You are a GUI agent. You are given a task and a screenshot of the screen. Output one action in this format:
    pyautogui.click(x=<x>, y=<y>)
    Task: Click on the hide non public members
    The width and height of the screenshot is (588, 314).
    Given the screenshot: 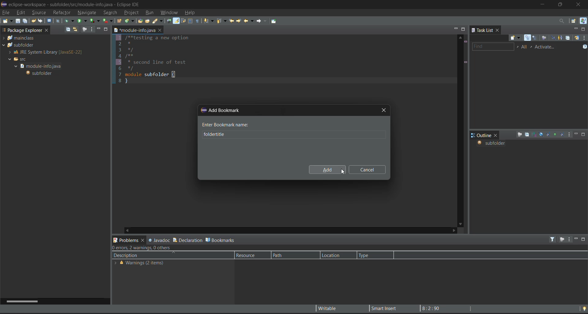 What is the action you would take?
    pyautogui.click(x=555, y=134)
    